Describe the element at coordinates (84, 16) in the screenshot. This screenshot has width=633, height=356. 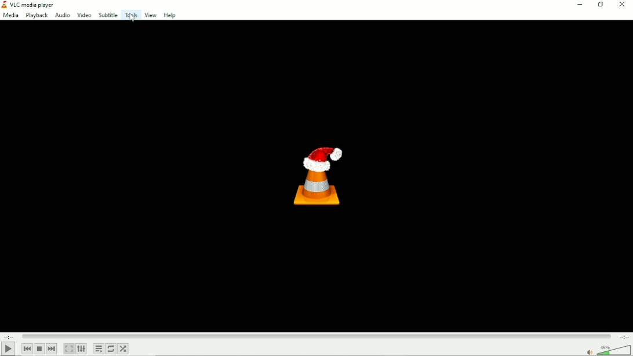
I see `Video` at that location.